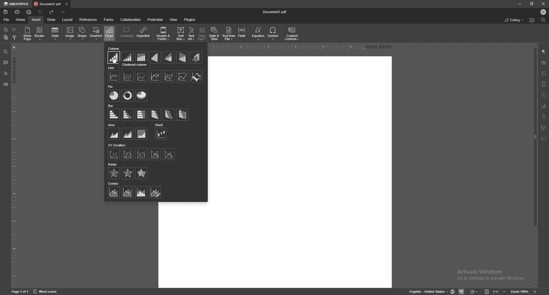 The width and height of the screenshot is (549, 295). I want to click on copy, so click(5, 30).